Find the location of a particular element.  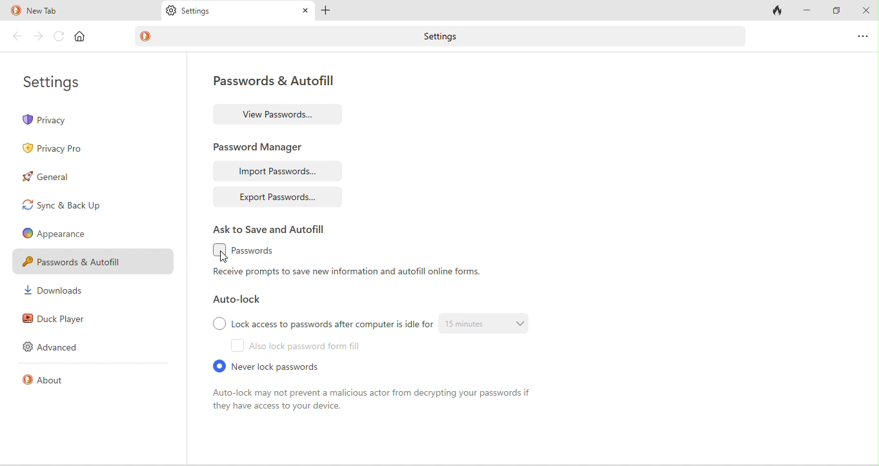

export passwords is located at coordinates (278, 196).